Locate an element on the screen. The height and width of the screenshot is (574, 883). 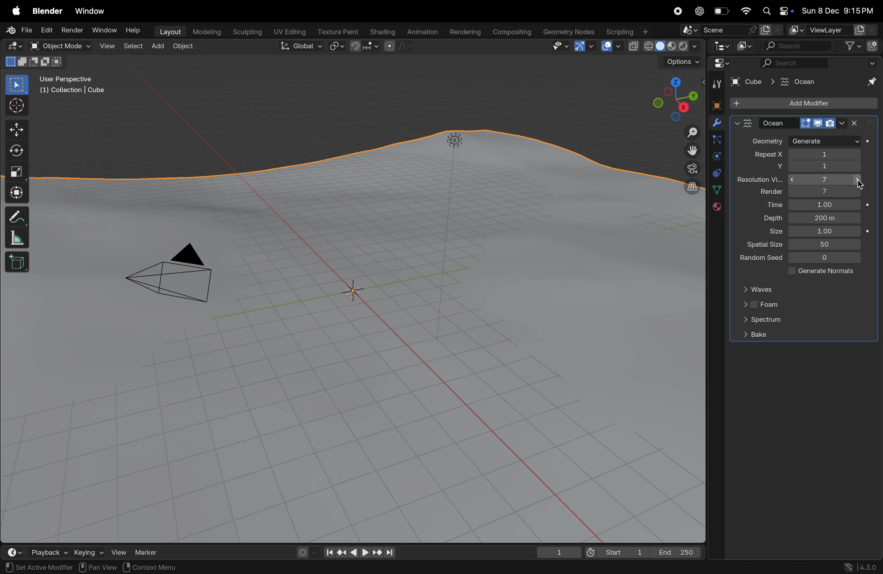
display mode is located at coordinates (744, 46).